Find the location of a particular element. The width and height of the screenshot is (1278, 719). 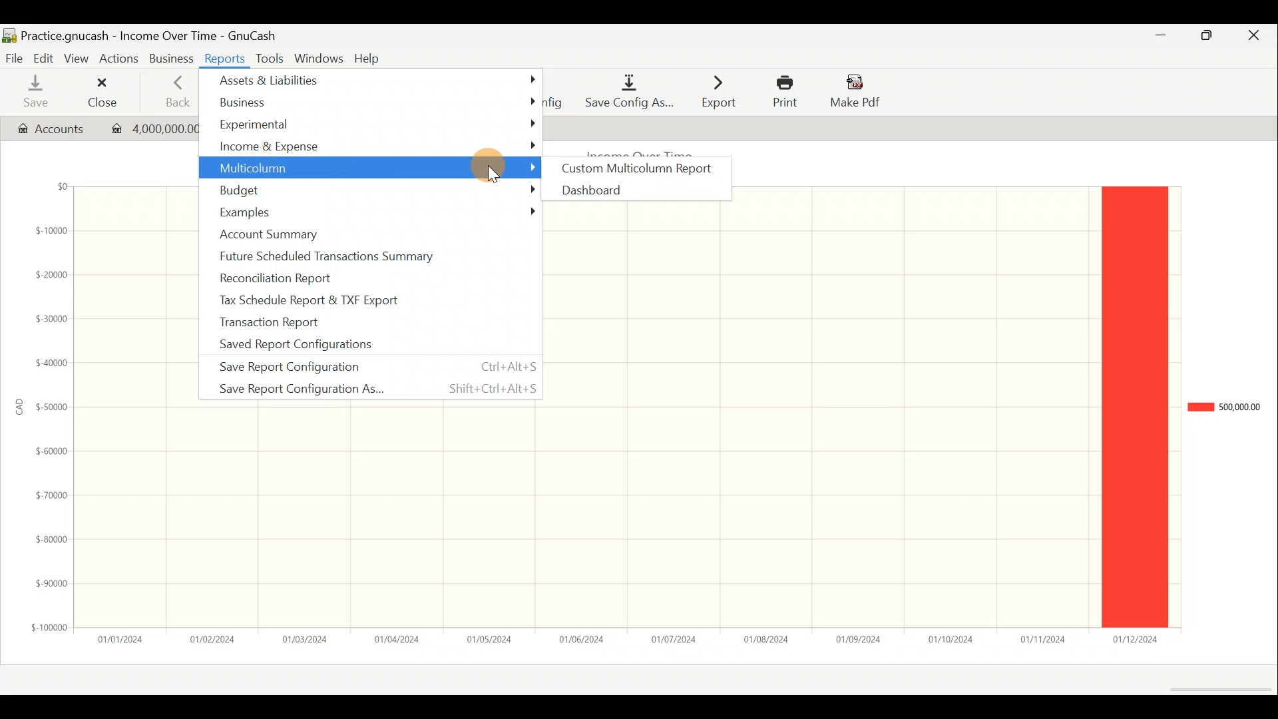

Print is located at coordinates (781, 91).